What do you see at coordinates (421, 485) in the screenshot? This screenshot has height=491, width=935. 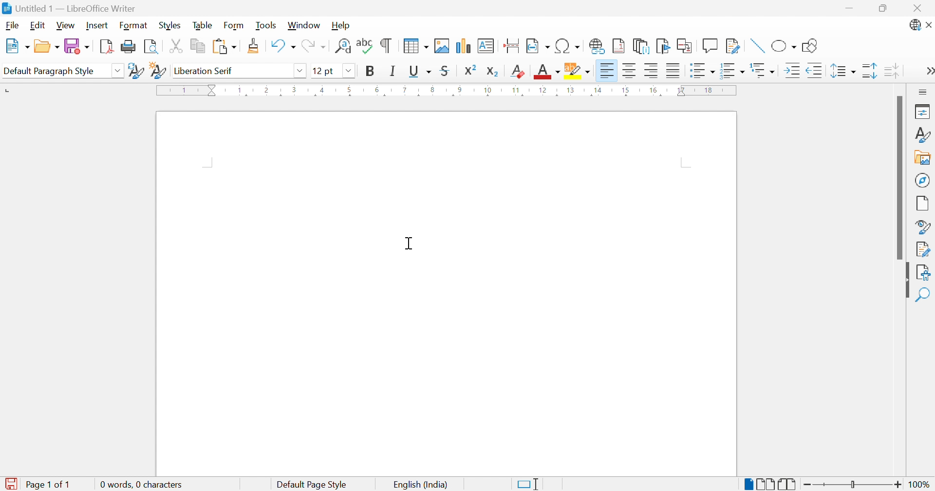 I see `English (India)` at bounding box center [421, 485].